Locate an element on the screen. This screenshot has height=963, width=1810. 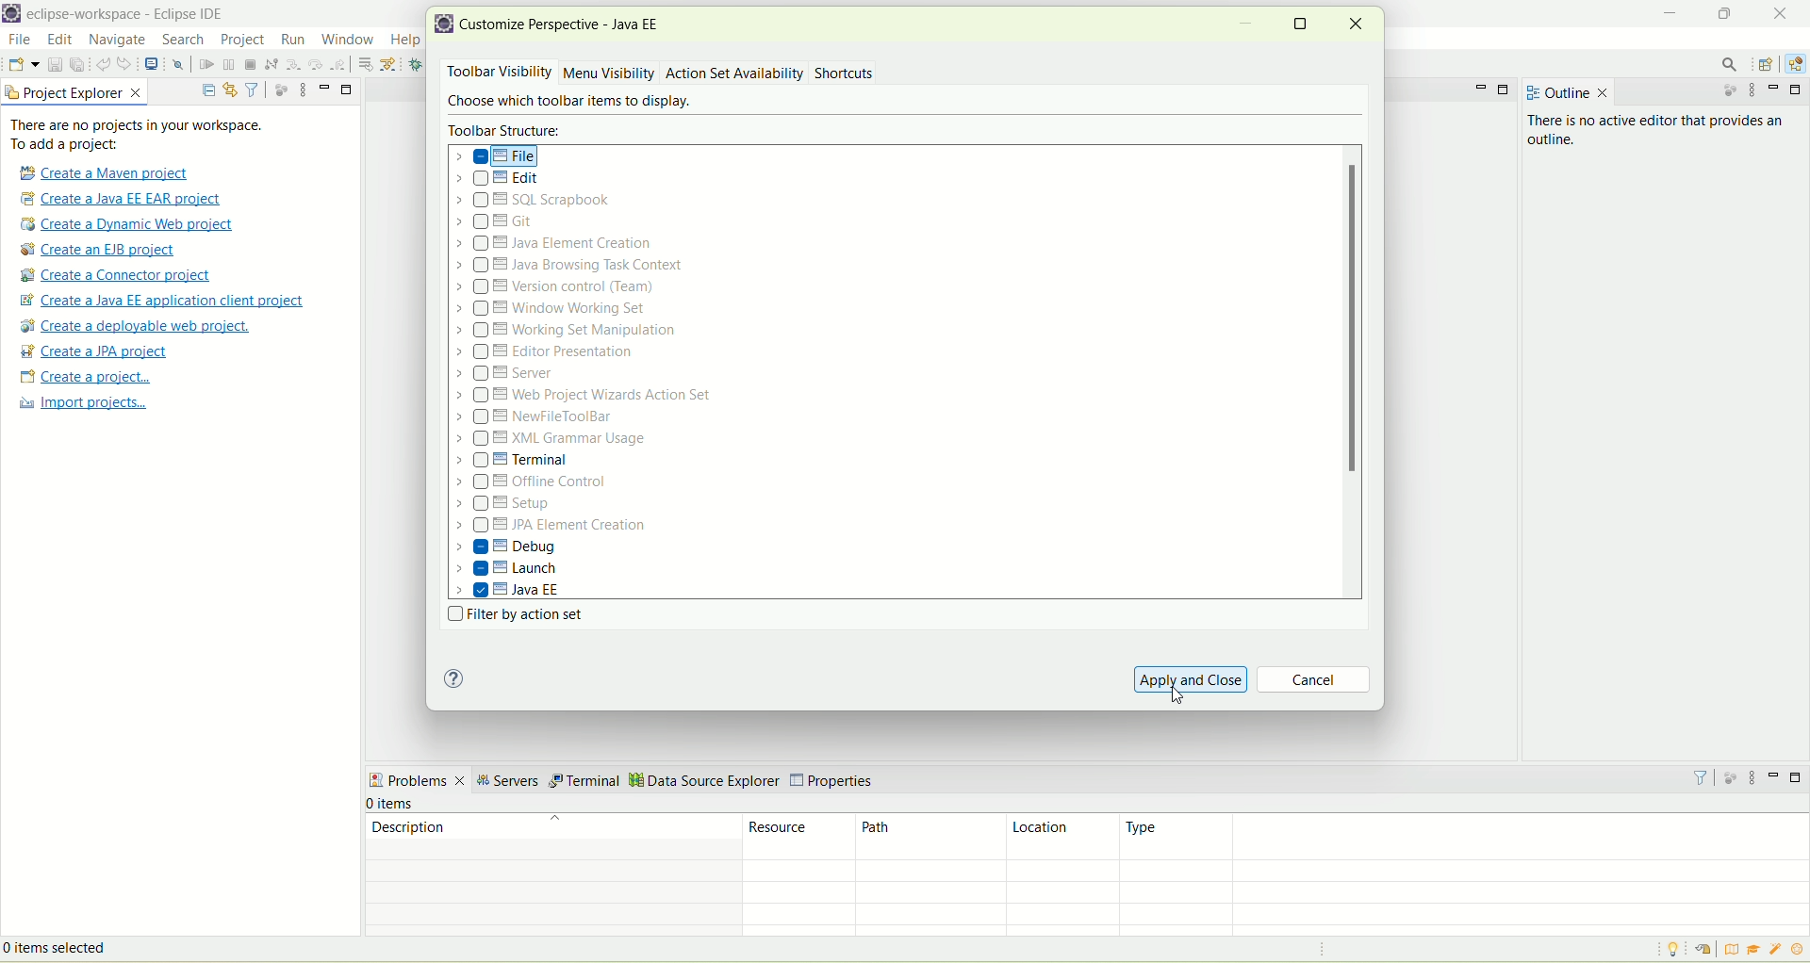
logo is located at coordinates (445, 26).